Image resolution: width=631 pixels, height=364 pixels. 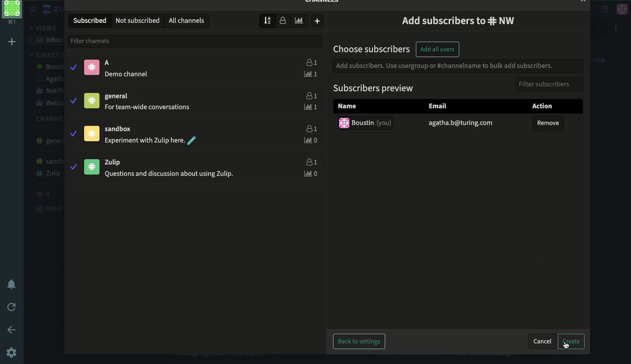 What do you see at coordinates (311, 119) in the screenshot?
I see `users` at bounding box center [311, 119].